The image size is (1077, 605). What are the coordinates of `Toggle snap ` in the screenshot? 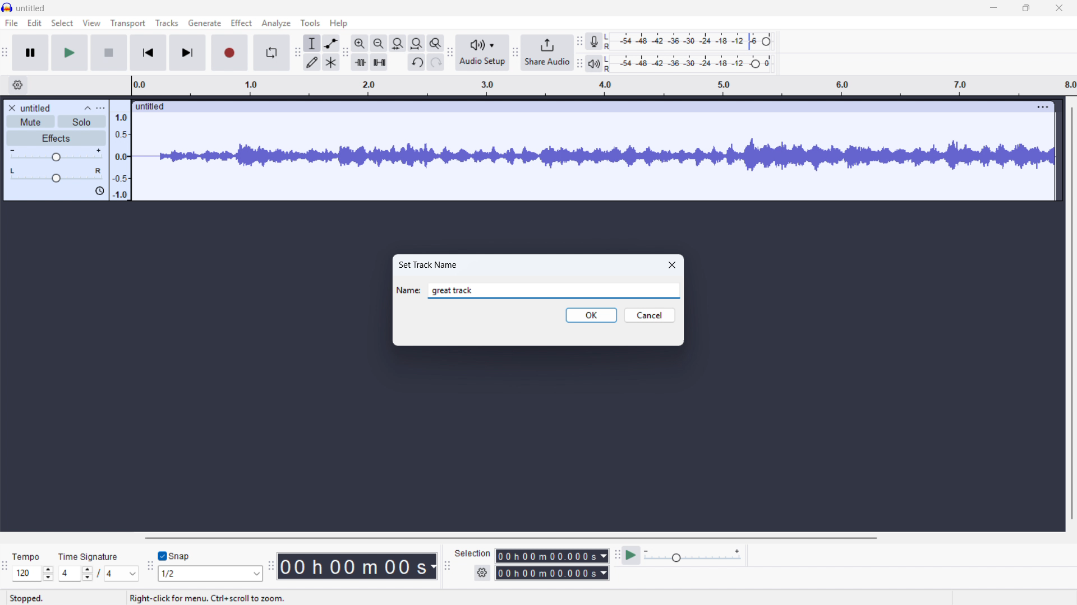 It's located at (174, 556).